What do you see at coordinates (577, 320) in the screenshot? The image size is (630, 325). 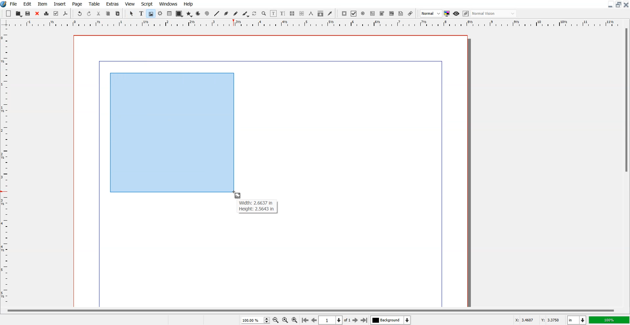 I see `Measurement in inches` at bounding box center [577, 320].